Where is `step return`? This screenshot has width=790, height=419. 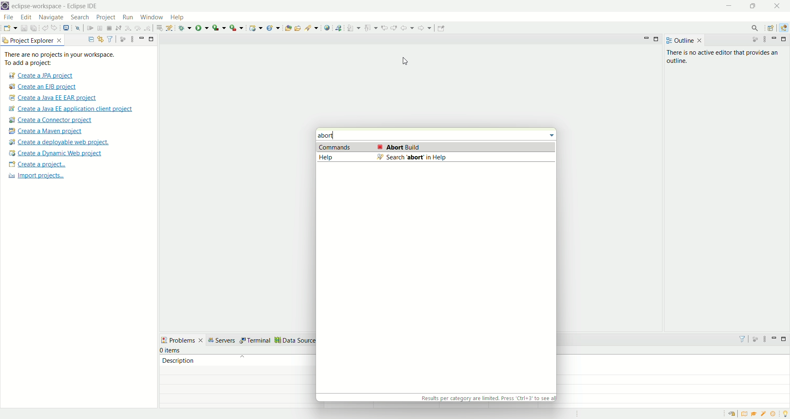
step return is located at coordinates (148, 28).